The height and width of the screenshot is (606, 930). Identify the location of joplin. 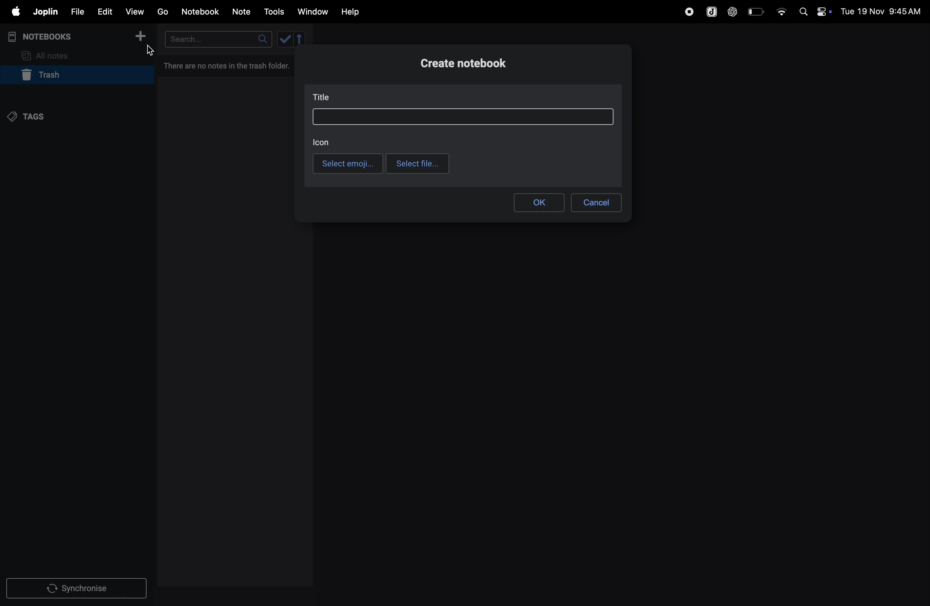
(45, 12).